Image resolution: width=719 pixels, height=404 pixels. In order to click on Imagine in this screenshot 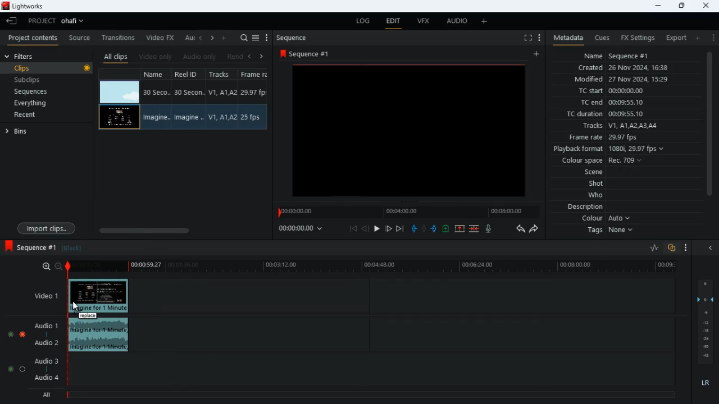, I will do `click(158, 117)`.